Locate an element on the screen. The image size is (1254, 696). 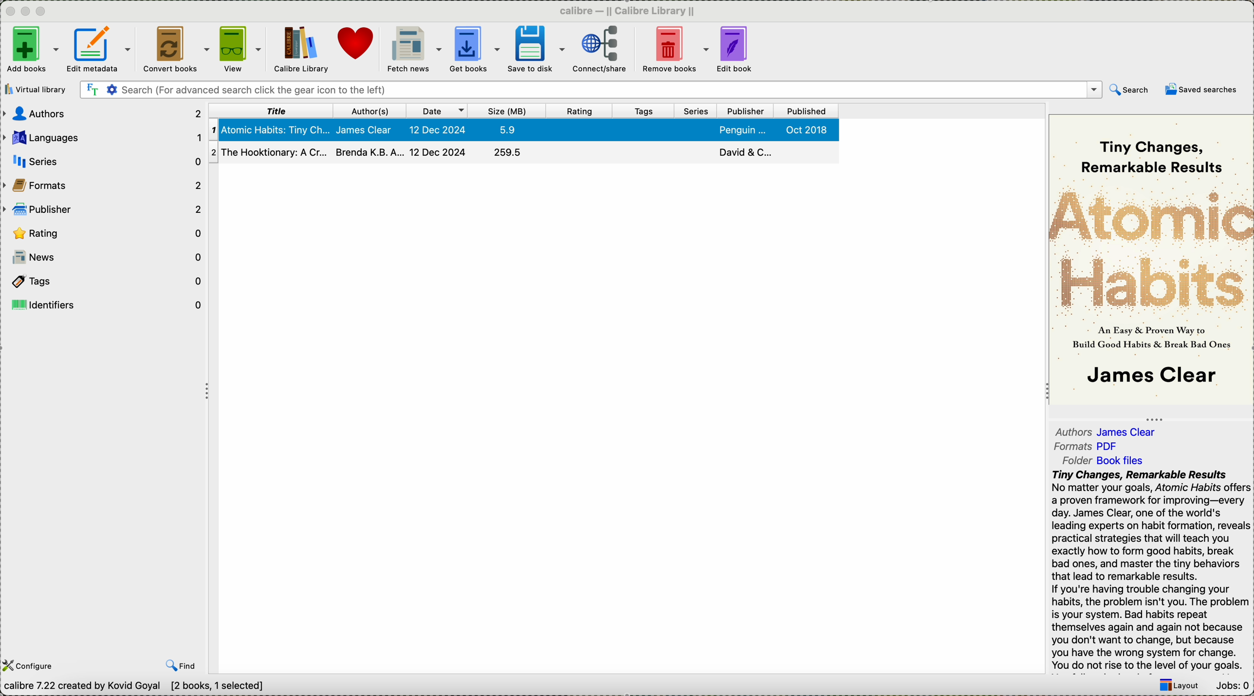
formats is located at coordinates (1088, 447).